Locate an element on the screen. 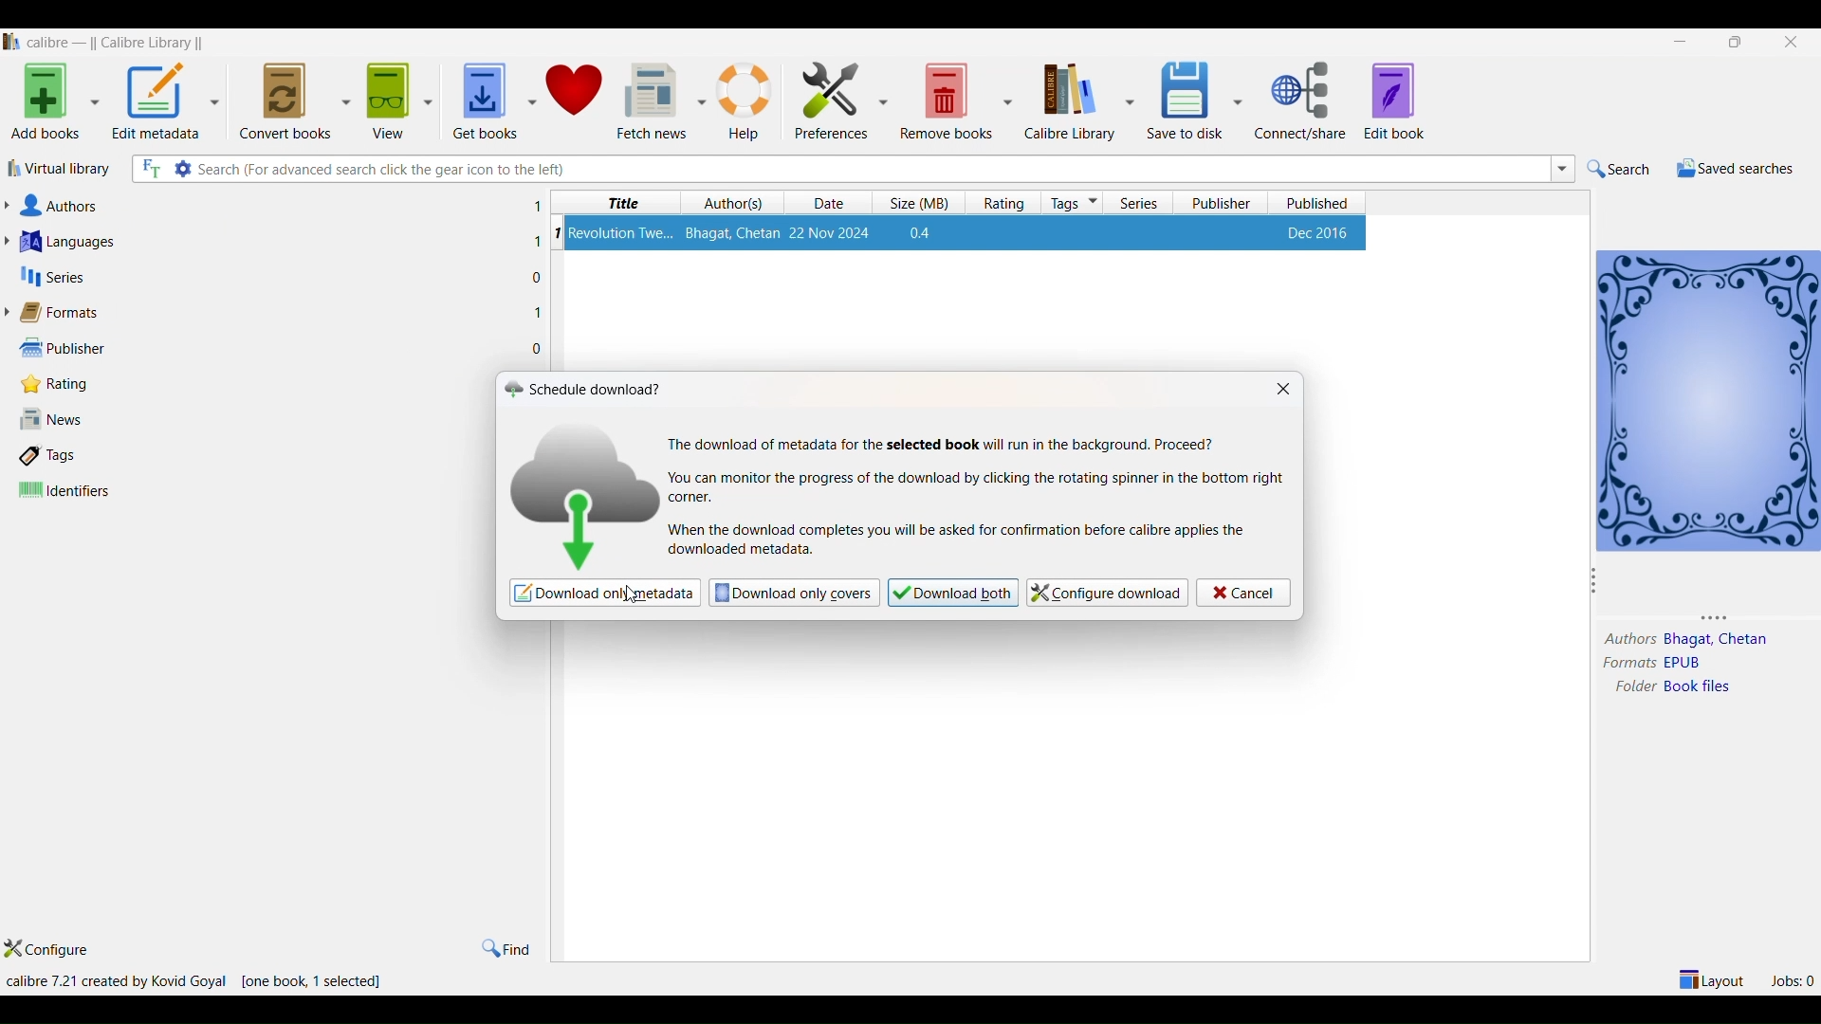 The width and height of the screenshot is (1821, 1024). text is located at coordinates (976, 488).